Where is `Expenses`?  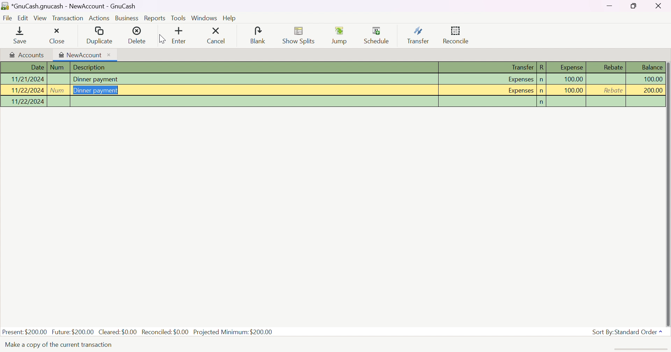
Expenses is located at coordinates (519, 80).